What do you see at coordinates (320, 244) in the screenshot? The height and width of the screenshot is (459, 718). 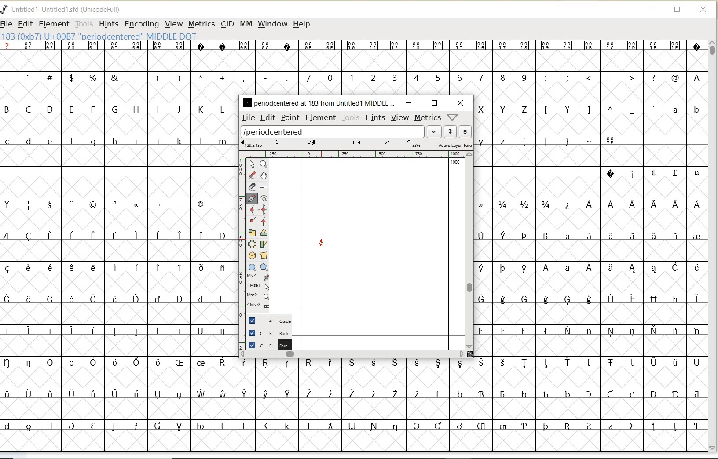 I see `feltpen tool/cursor location` at bounding box center [320, 244].